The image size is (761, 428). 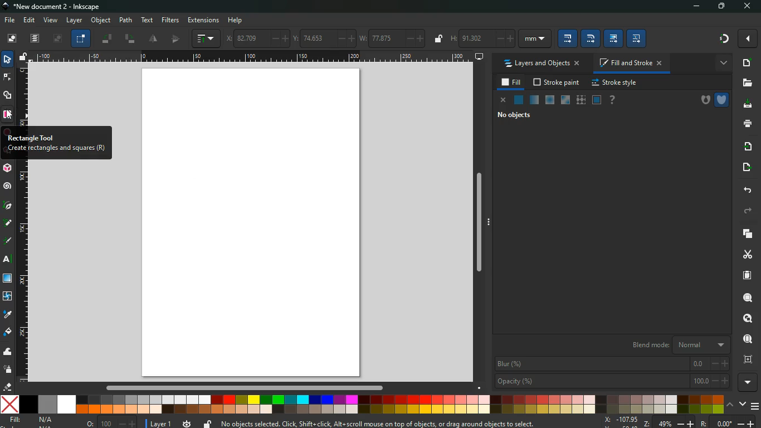 I want to click on close, so click(x=502, y=101).